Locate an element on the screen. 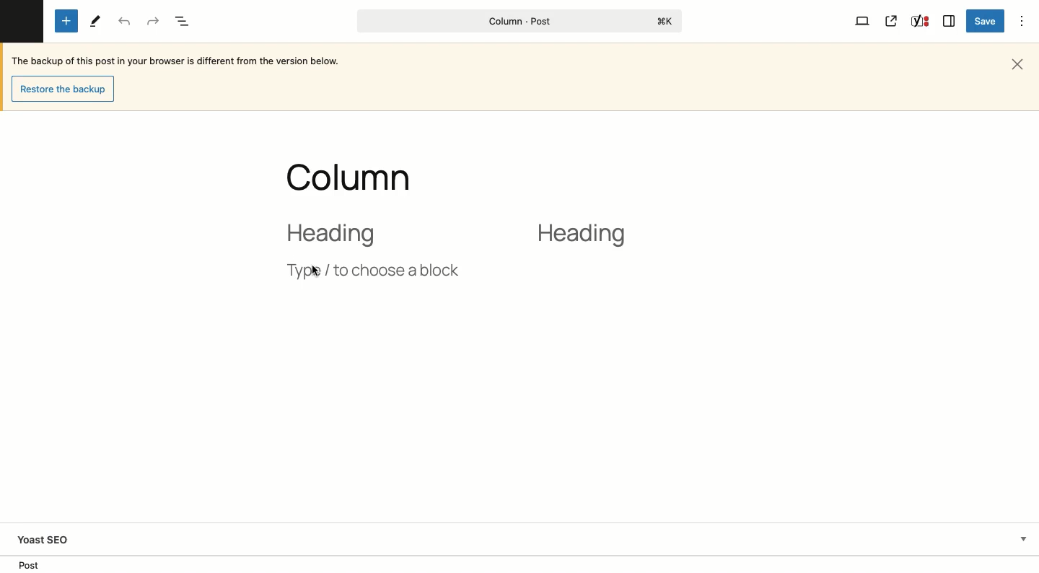 The width and height of the screenshot is (1039, 573). View is located at coordinates (863, 20).